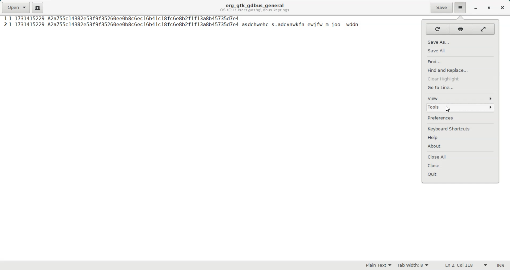 The width and height of the screenshot is (510, 270). Describe the element at coordinates (413, 265) in the screenshot. I see `Tab width: 8` at that location.